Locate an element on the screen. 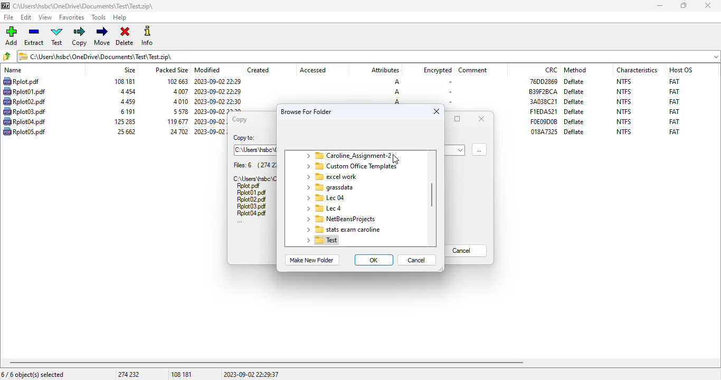 The image size is (721, 380). packed size is located at coordinates (179, 91).